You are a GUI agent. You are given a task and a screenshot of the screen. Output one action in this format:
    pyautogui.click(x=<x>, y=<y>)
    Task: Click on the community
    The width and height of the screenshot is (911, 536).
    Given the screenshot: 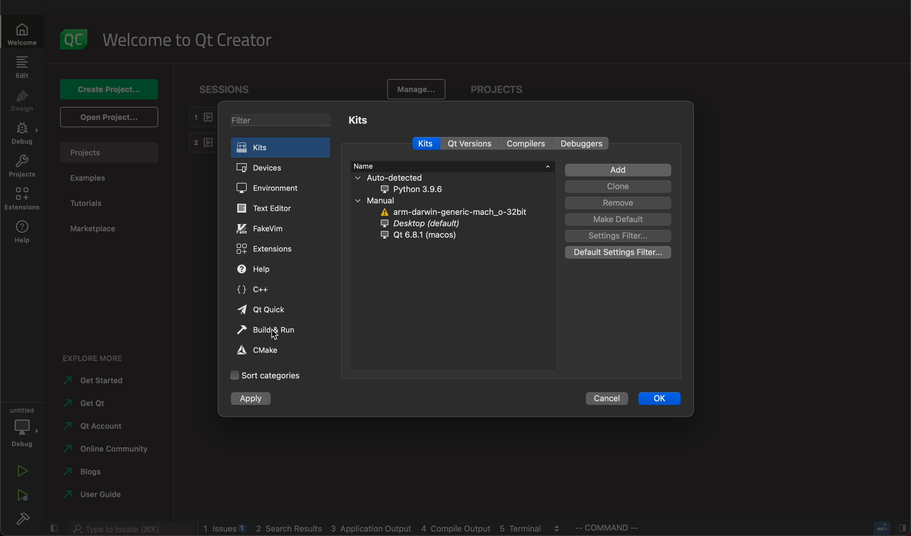 What is the action you would take?
    pyautogui.click(x=103, y=451)
    